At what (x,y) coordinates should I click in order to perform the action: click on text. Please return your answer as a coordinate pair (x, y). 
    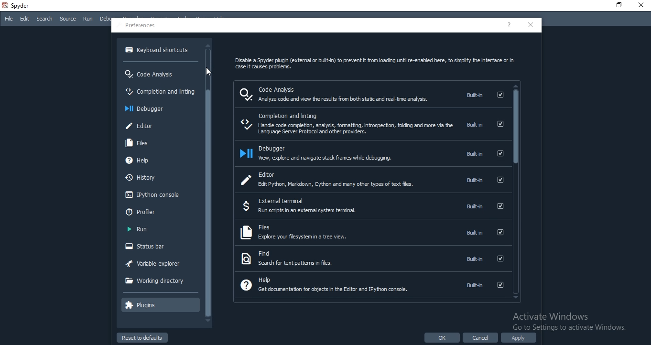
    Looking at the image, I should click on (474, 232).